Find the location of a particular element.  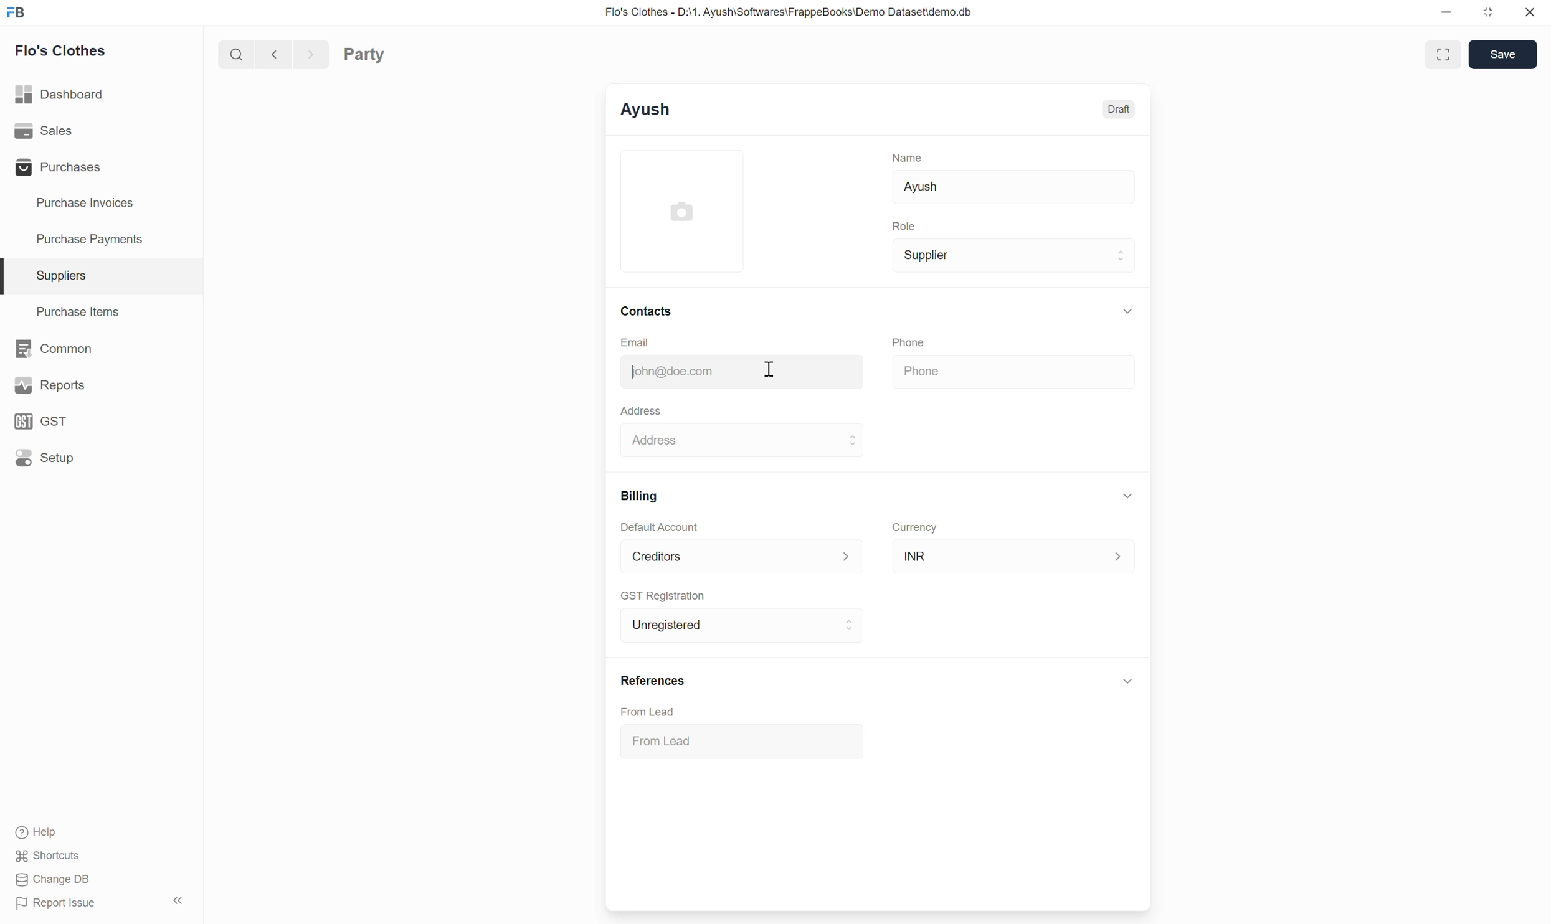

Collapse is located at coordinates (1127, 311).